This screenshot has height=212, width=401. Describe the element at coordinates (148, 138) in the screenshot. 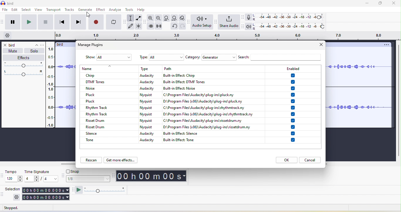

I see `audacity` at that location.